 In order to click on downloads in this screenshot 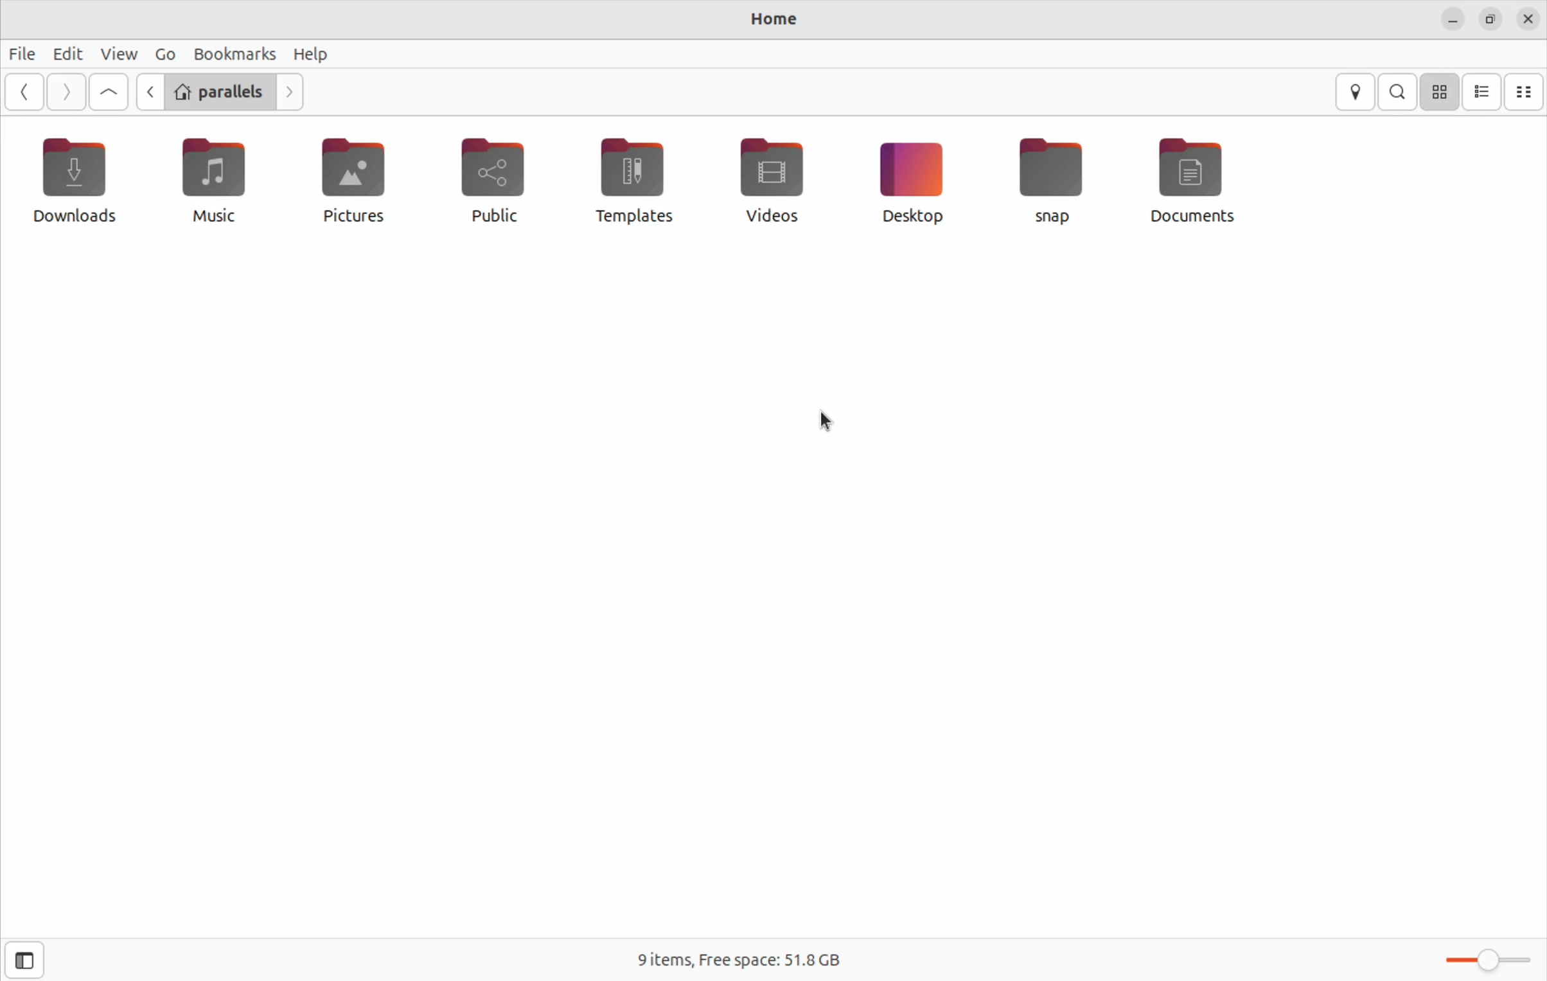, I will do `click(76, 177)`.